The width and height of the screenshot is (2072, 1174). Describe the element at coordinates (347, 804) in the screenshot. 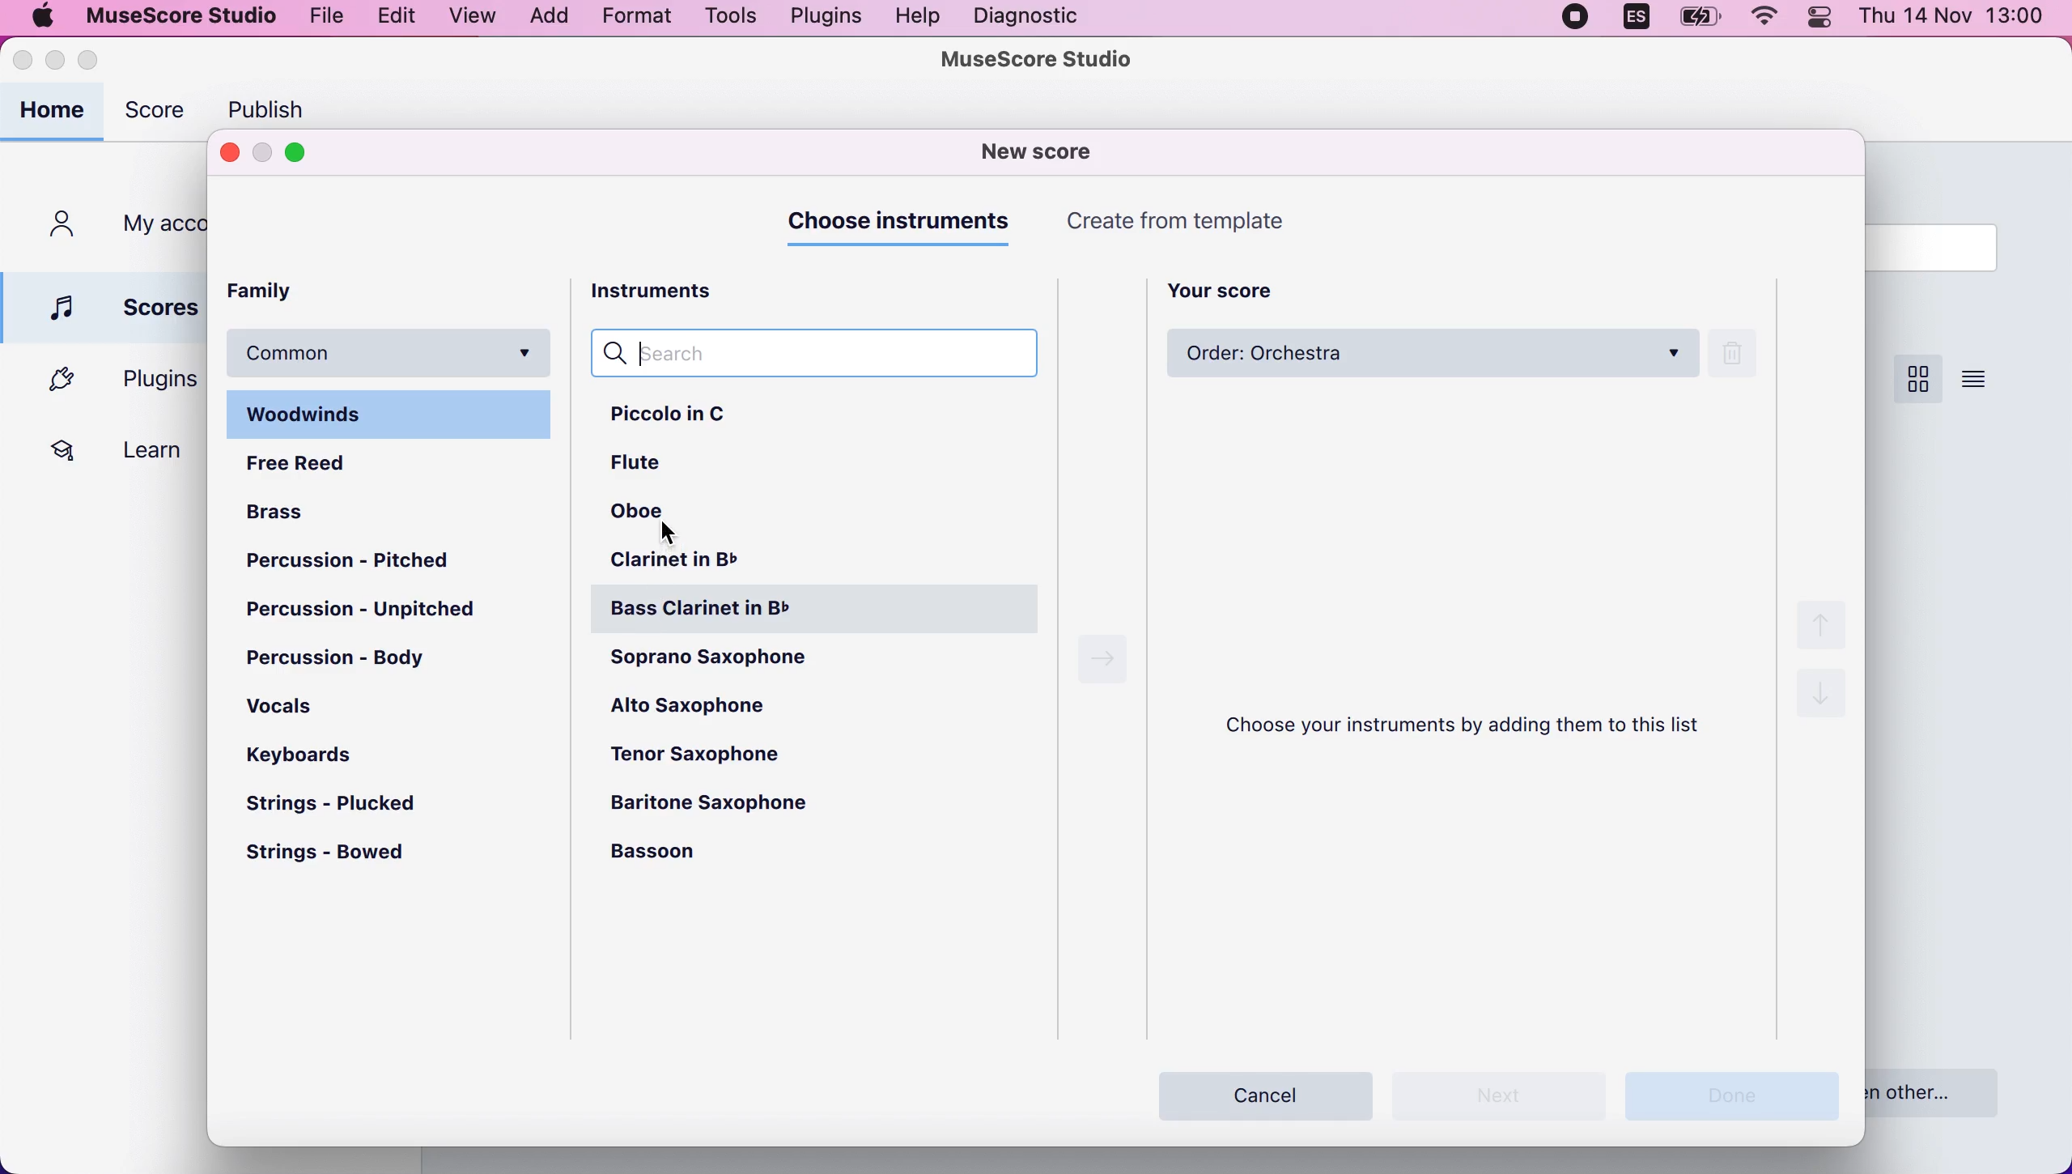

I see `strings-plucked` at that location.